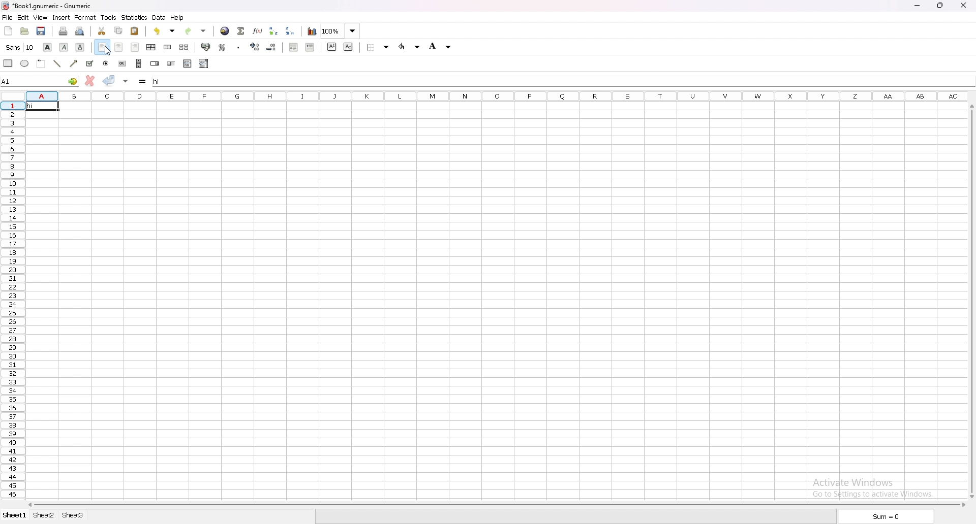 This screenshot has width=976, height=524. What do you see at coordinates (184, 48) in the screenshot?
I see `split merged cells` at bounding box center [184, 48].